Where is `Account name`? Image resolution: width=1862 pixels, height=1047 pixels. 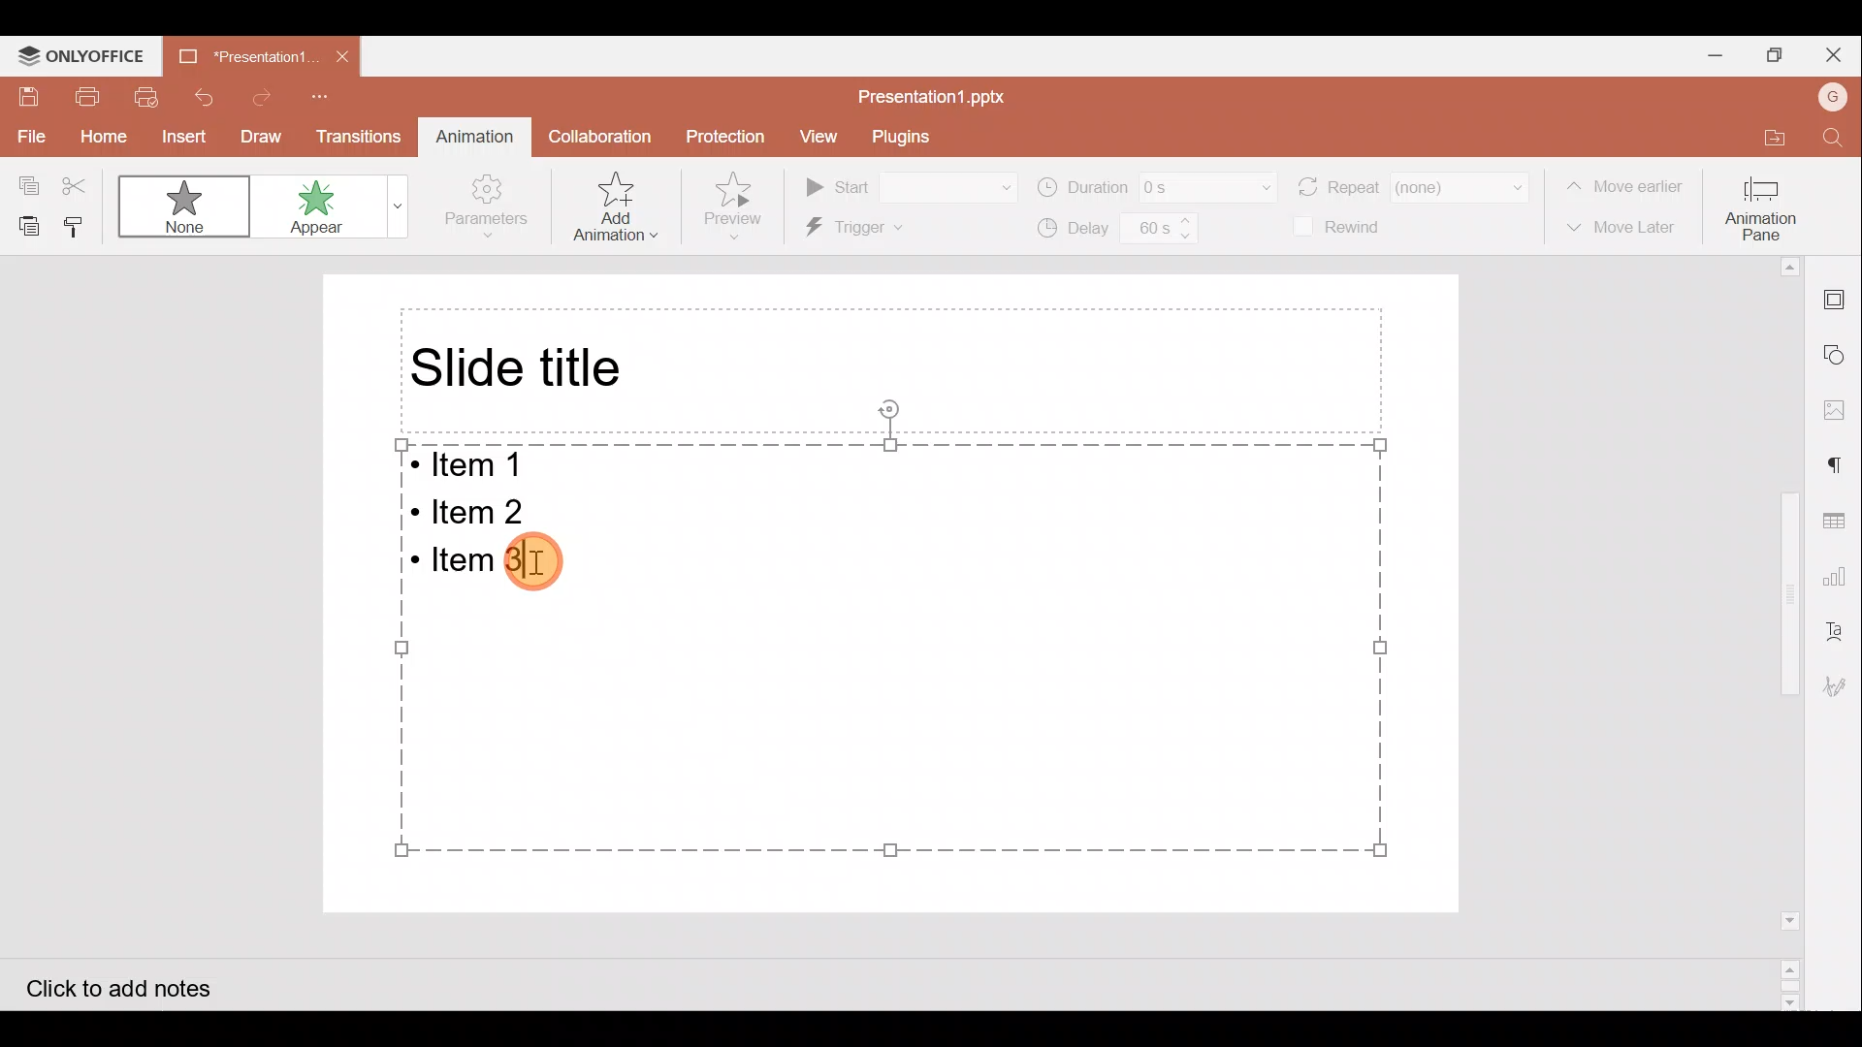
Account name is located at coordinates (1832, 96).